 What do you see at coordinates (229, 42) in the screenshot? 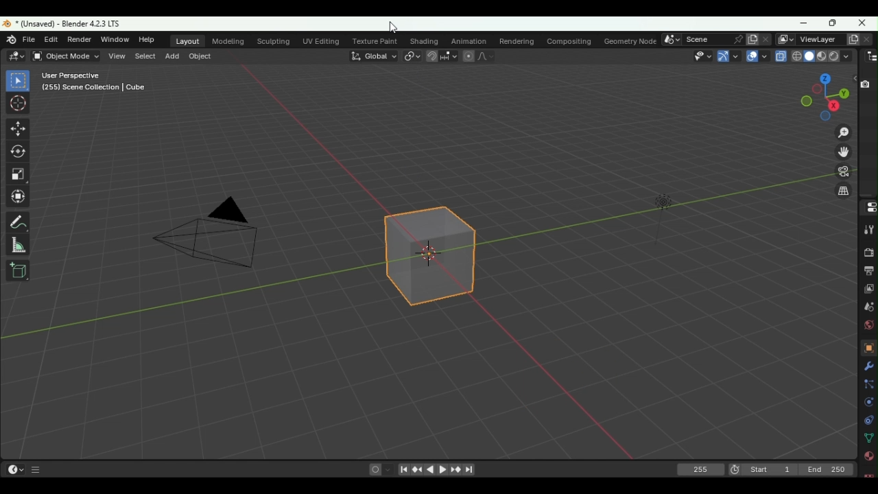
I see `Modeling` at bounding box center [229, 42].